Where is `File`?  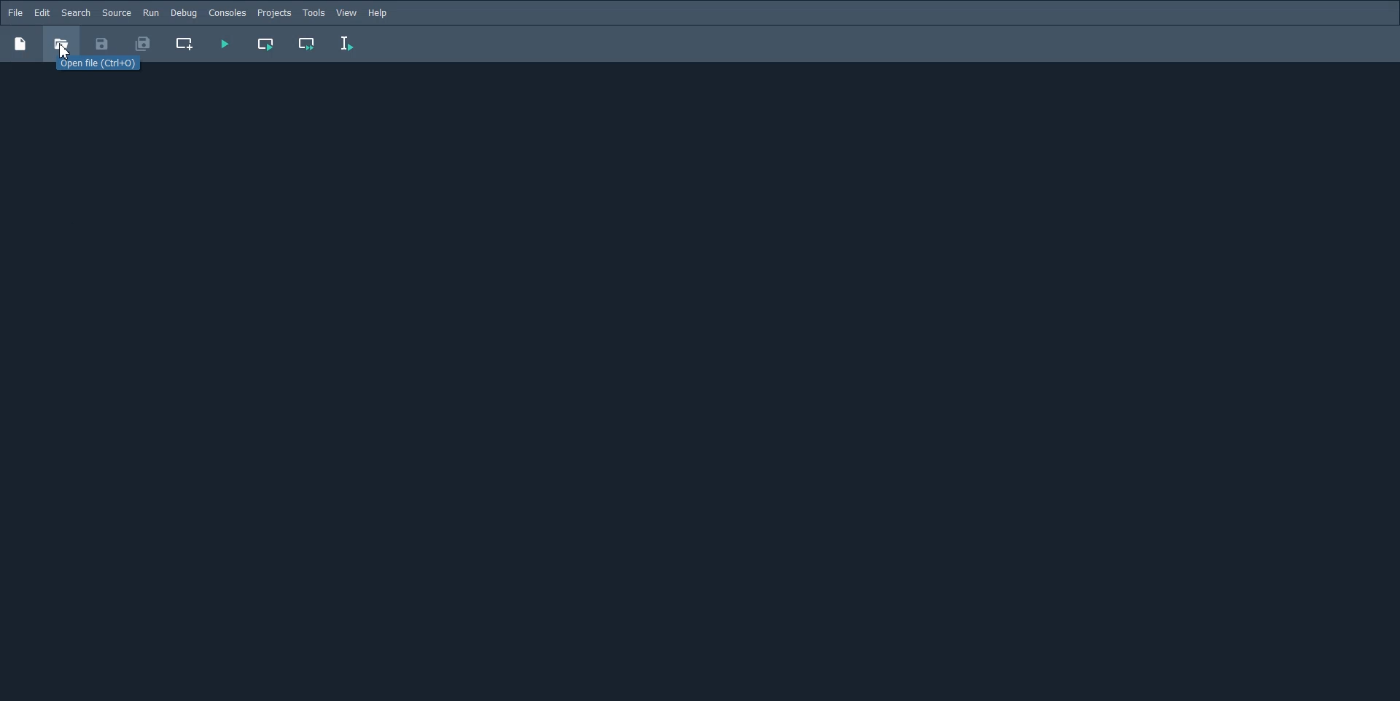
File is located at coordinates (15, 12).